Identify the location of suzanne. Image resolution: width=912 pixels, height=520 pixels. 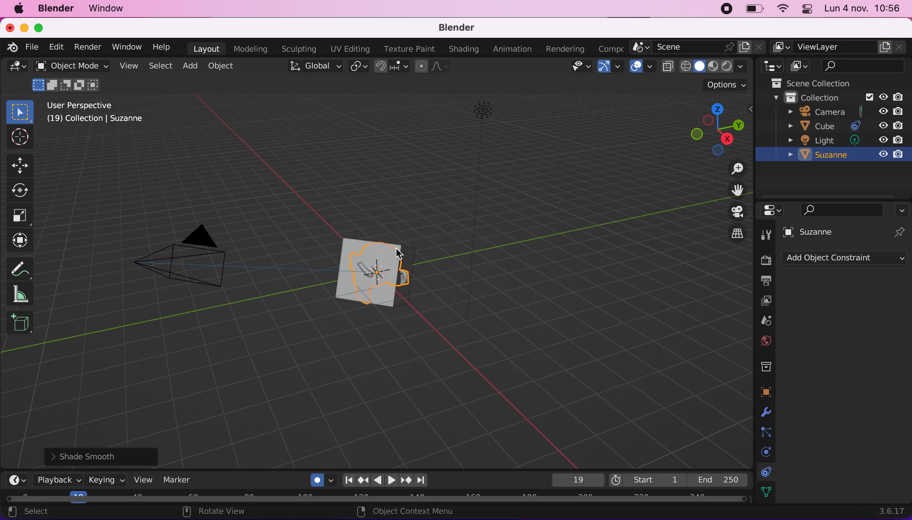
(366, 273).